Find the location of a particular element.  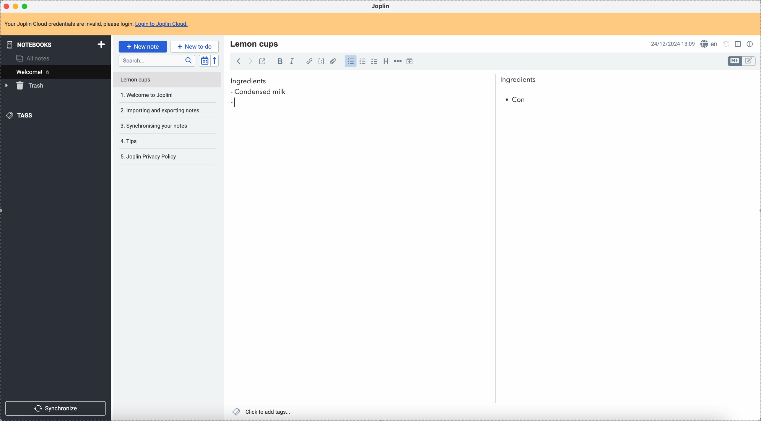

note is located at coordinates (100, 25).